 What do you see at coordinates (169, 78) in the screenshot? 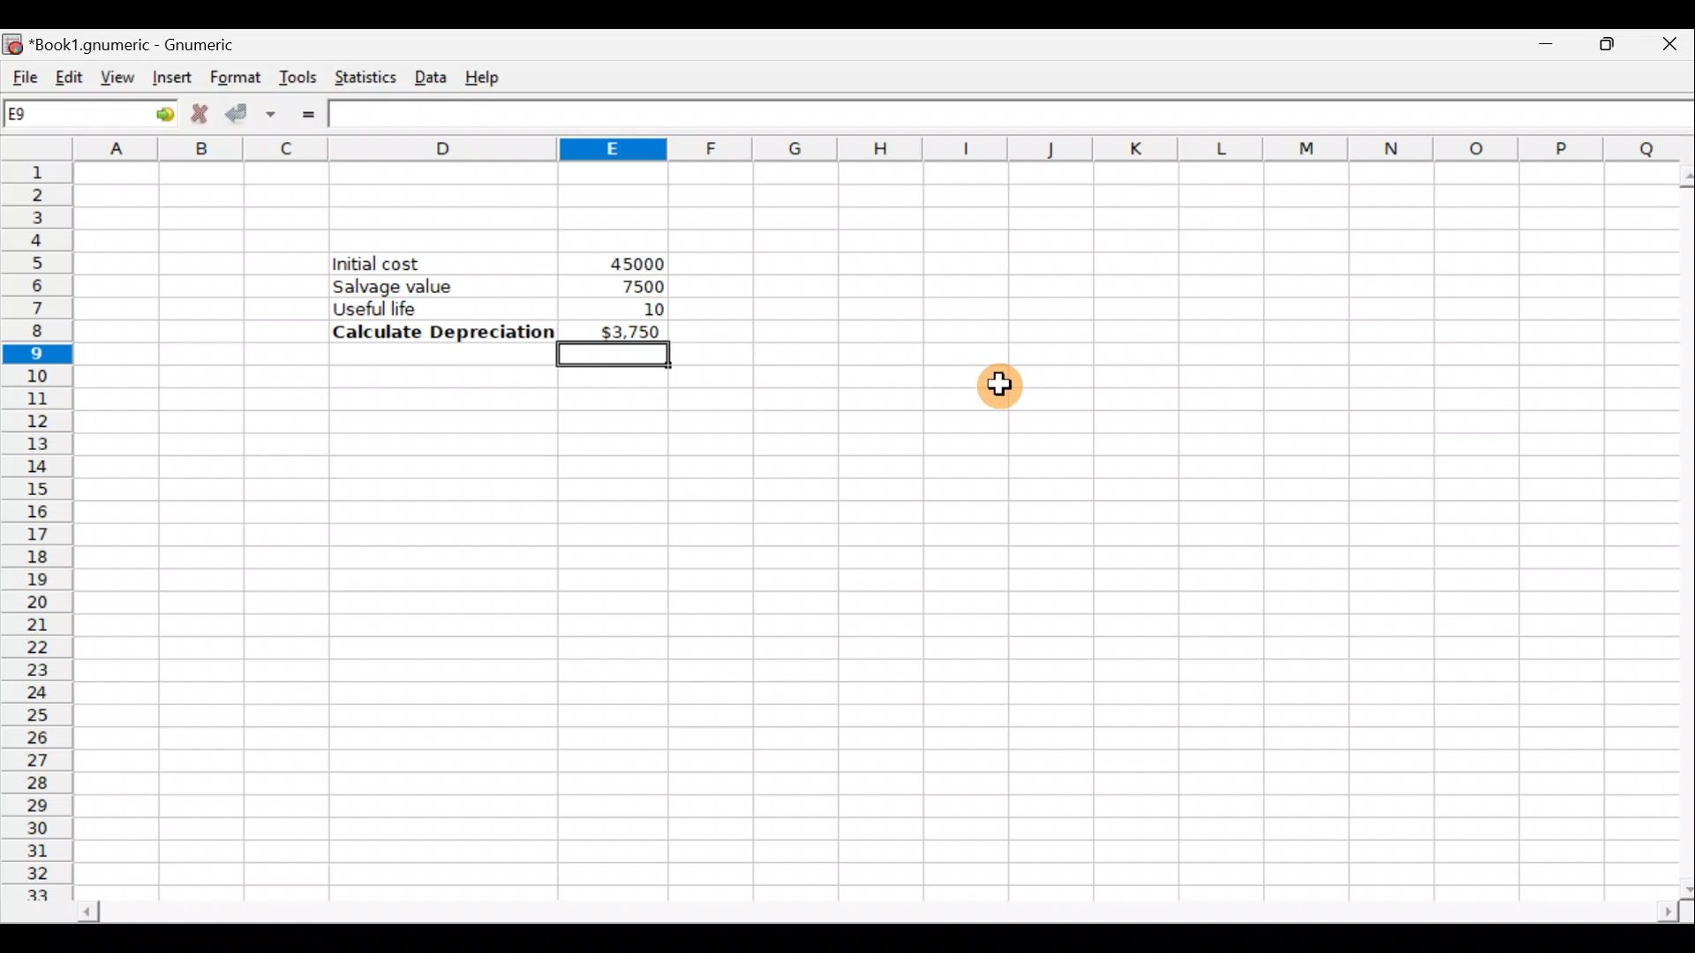
I see `Insert` at bounding box center [169, 78].